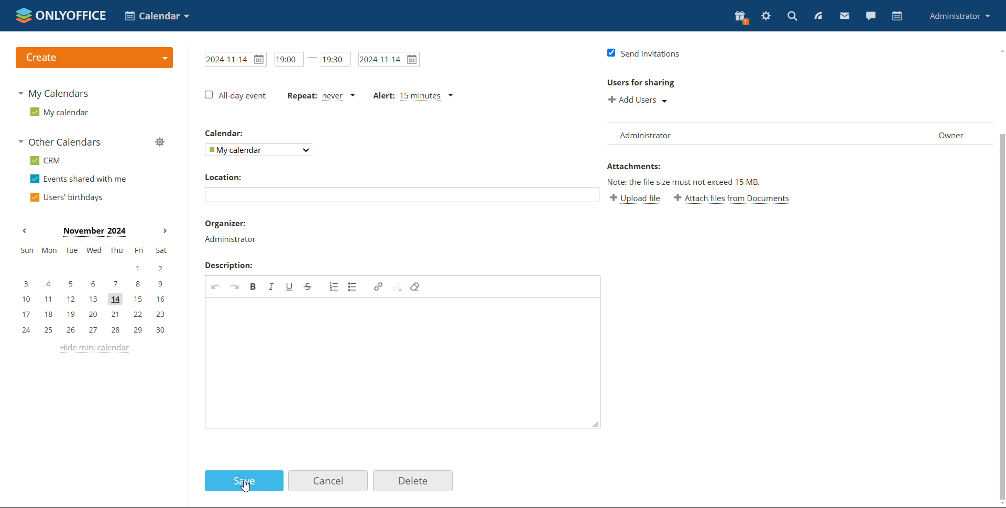  What do you see at coordinates (270, 286) in the screenshot?
I see `italics` at bounding box center [270, 286].